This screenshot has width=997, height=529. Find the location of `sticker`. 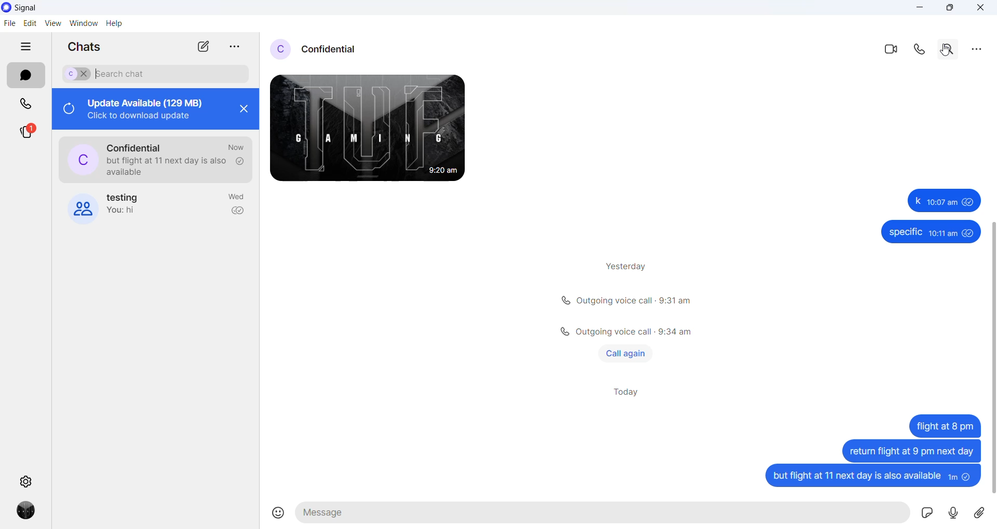

sticker is located at coordinates (928, 514).